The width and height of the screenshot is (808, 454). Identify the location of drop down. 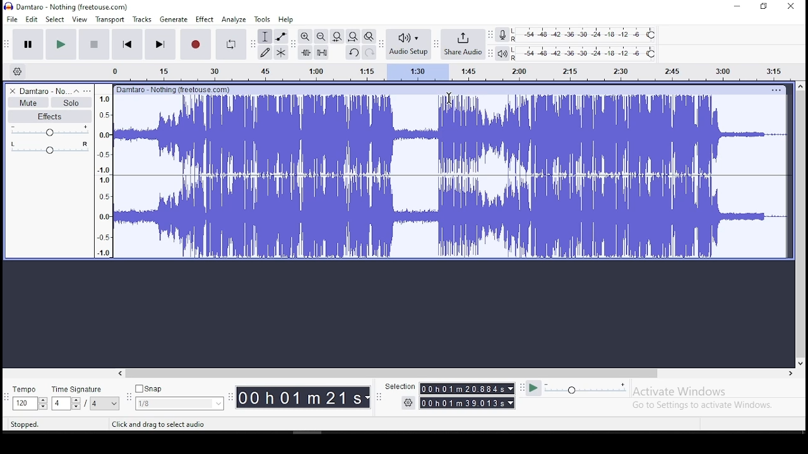
(509, 388).